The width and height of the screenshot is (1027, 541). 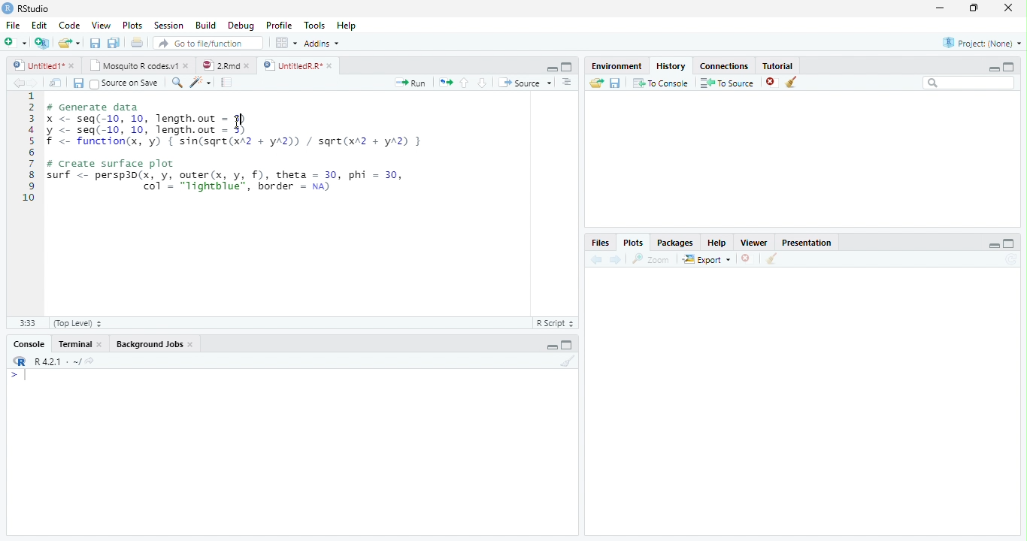 I want to click on Save history into a file, so click(x=615, y=83).